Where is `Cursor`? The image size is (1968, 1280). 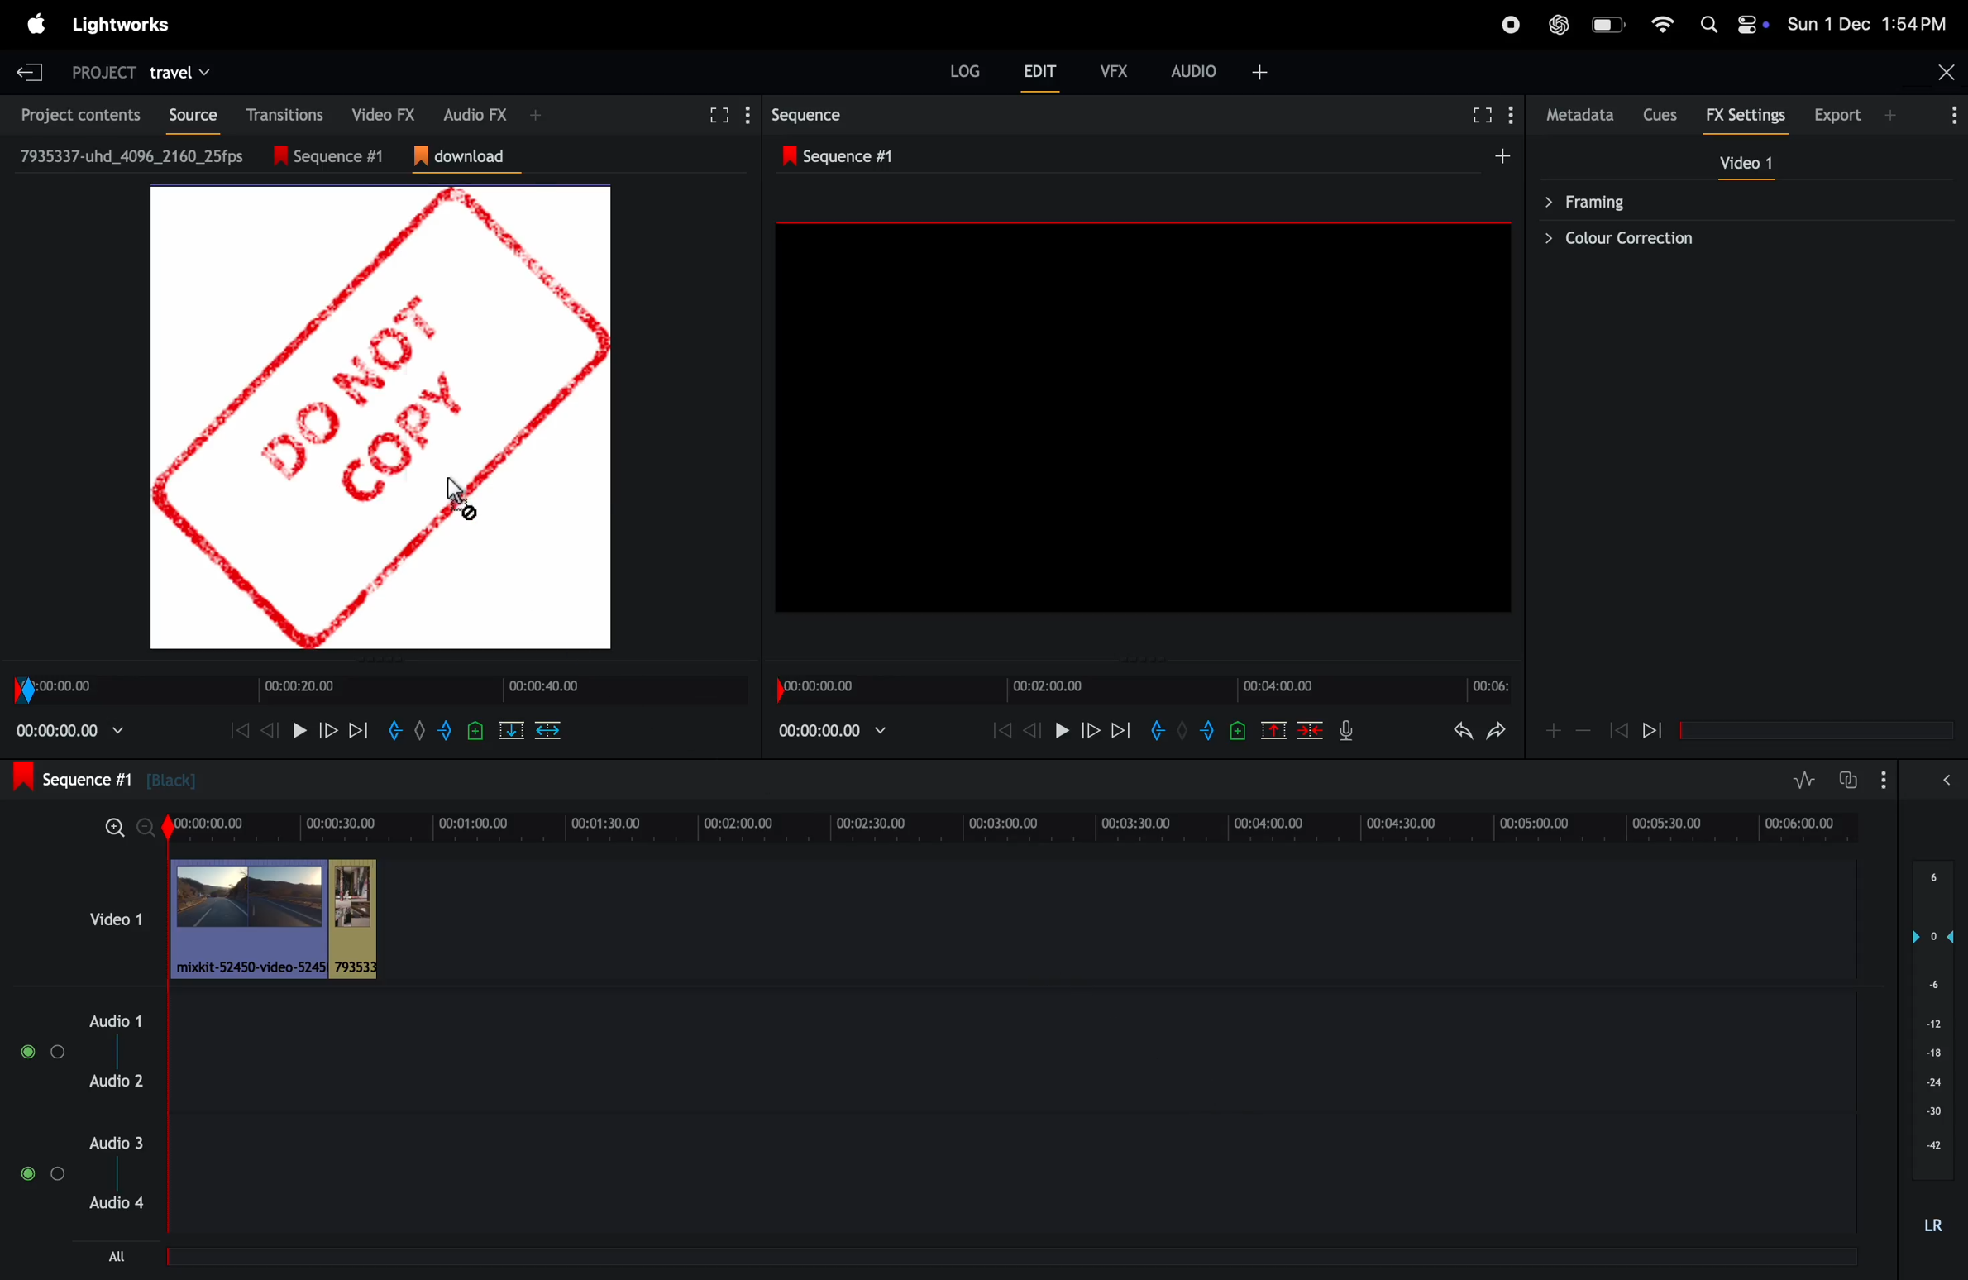
Cursor is located at coordinates (463, 499).